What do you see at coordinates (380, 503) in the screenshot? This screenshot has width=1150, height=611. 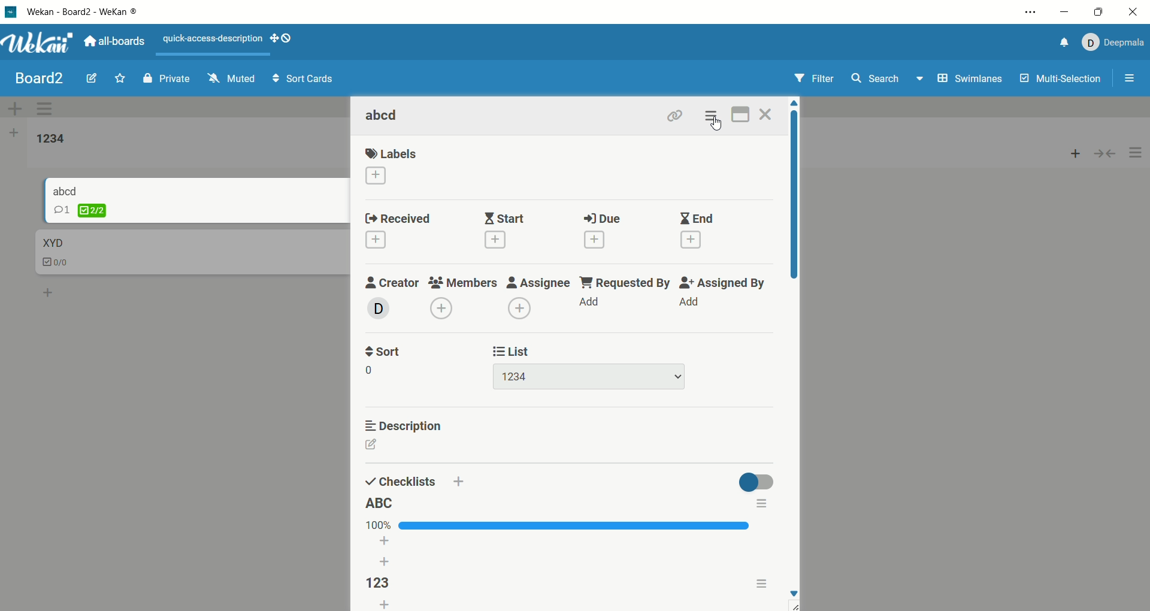 I see `list title` at bounding box center [380, 503].